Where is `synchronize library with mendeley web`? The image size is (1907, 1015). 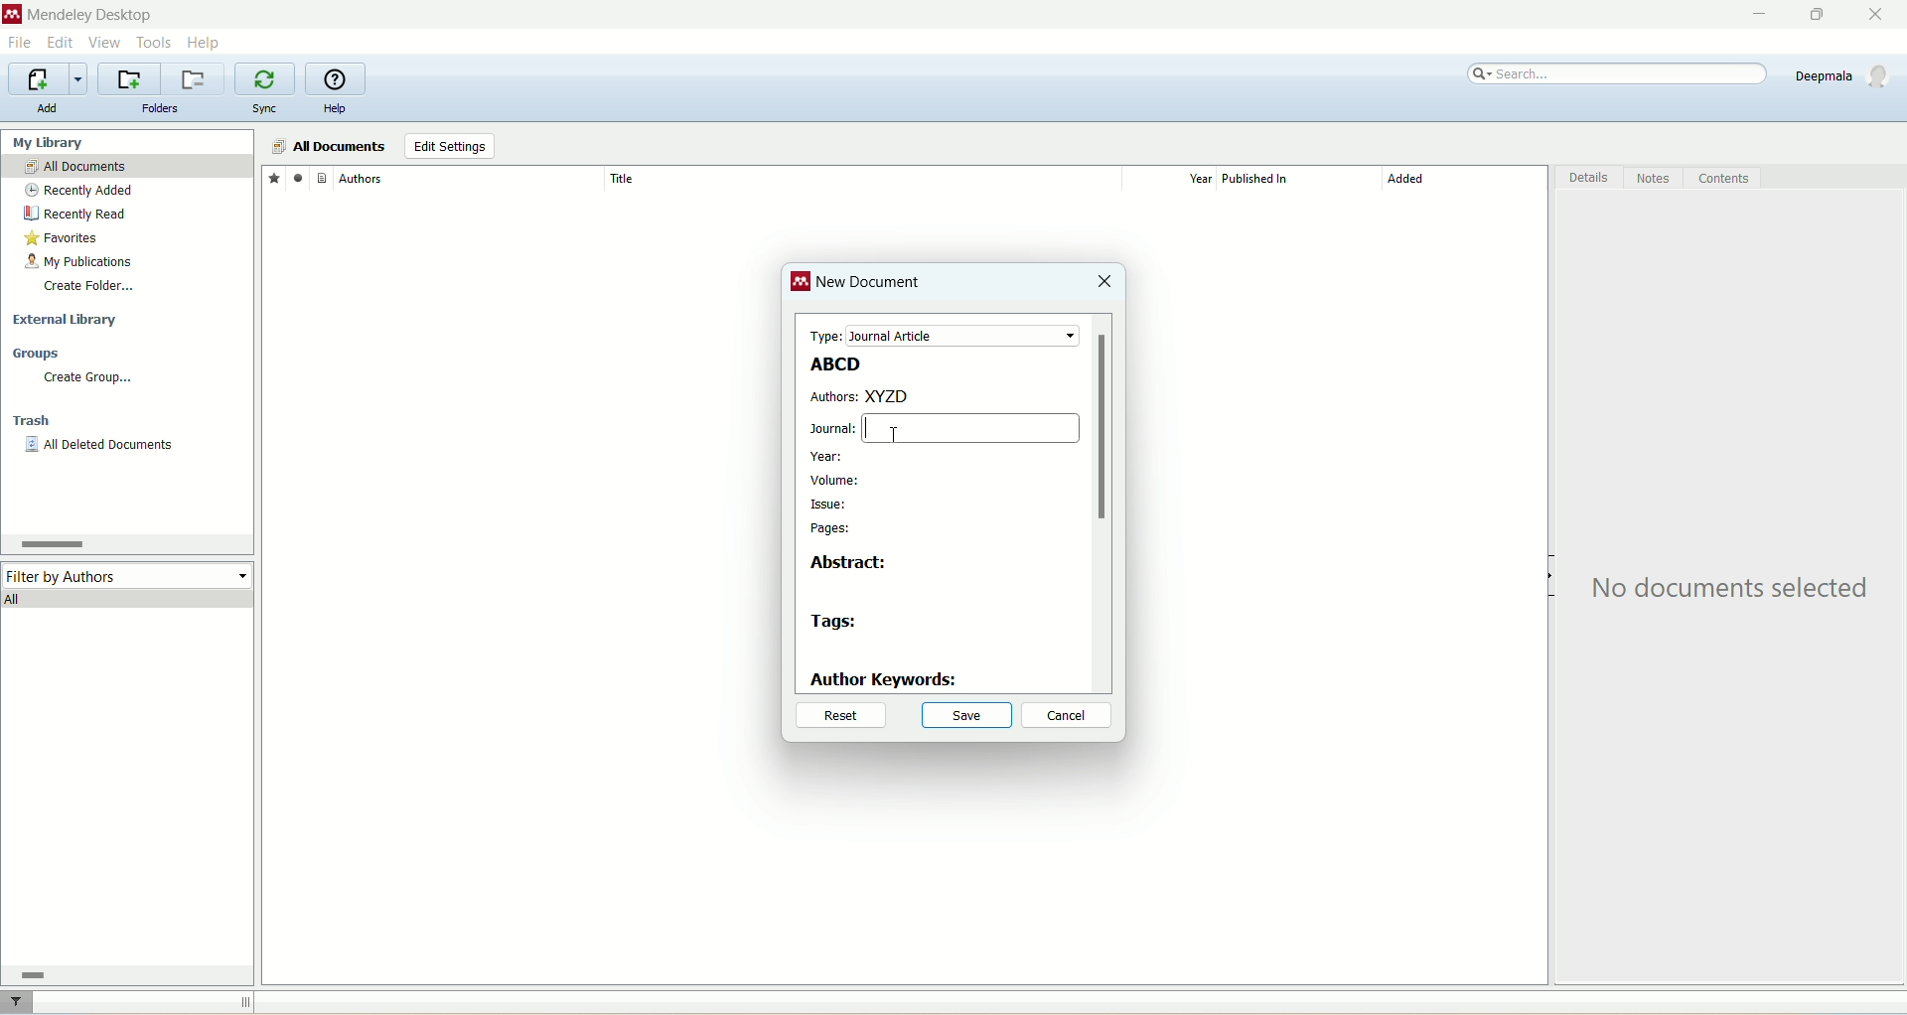 synchronize library with mendeley web is located at coordinates (267, 79).